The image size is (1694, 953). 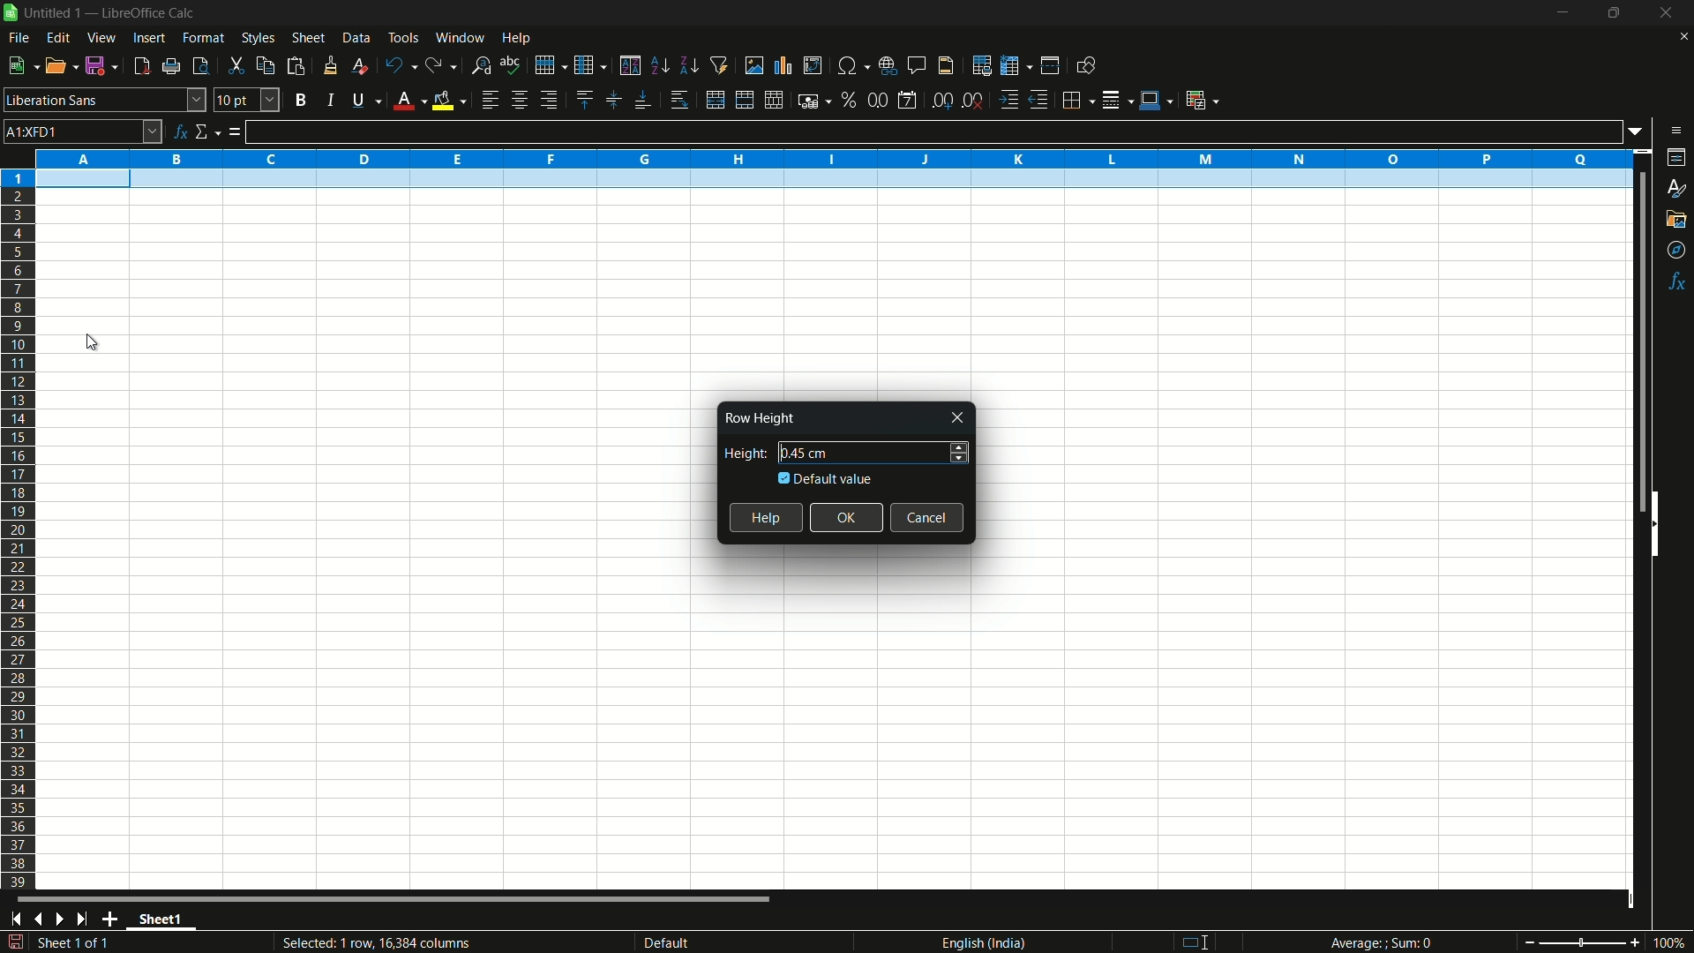 I want to click on split window, so click(x=1050, y=66).